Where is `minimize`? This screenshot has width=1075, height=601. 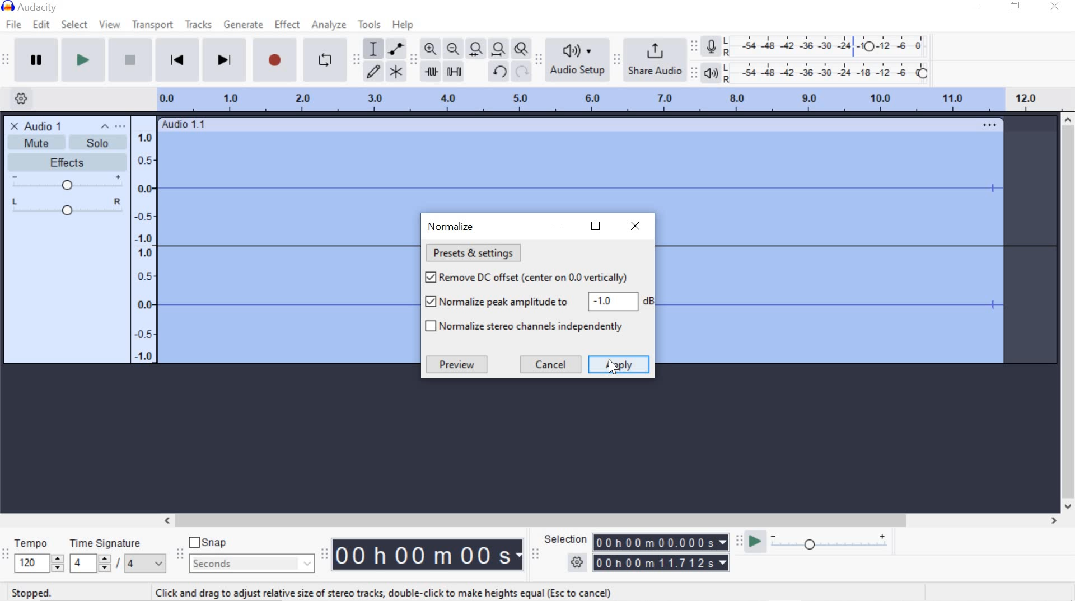
minimize is located at coordinates (557, 226).